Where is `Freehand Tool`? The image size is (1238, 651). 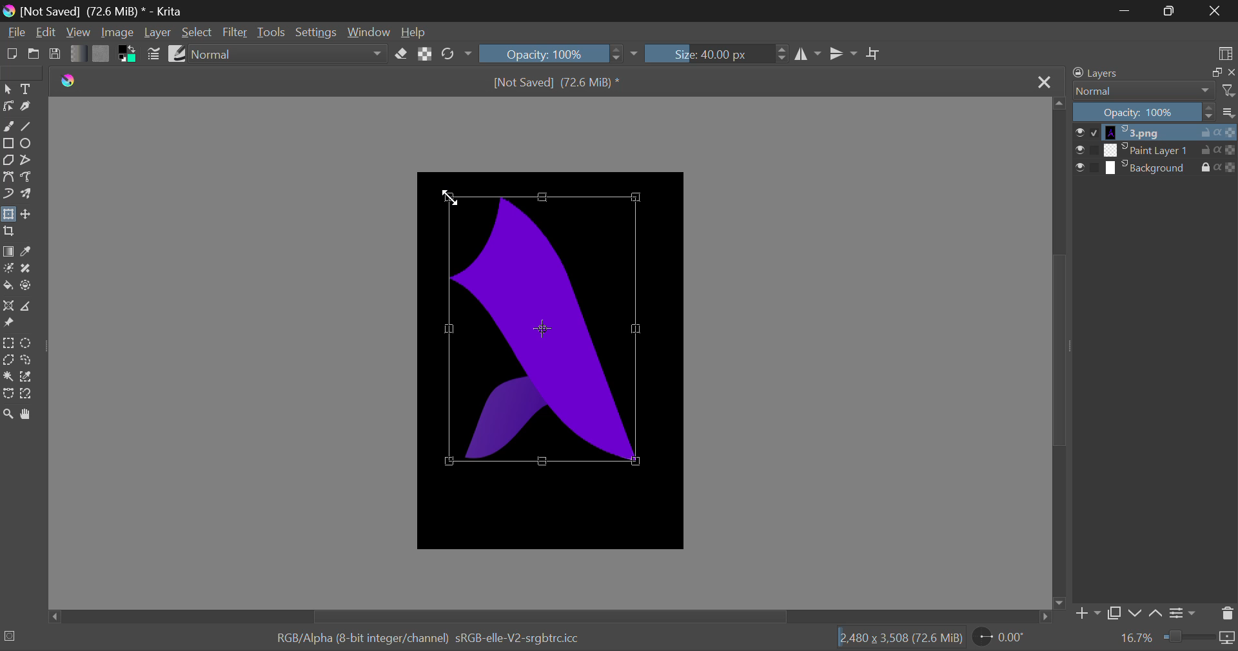 Freehand Tool is located at coordinates (25, 361).